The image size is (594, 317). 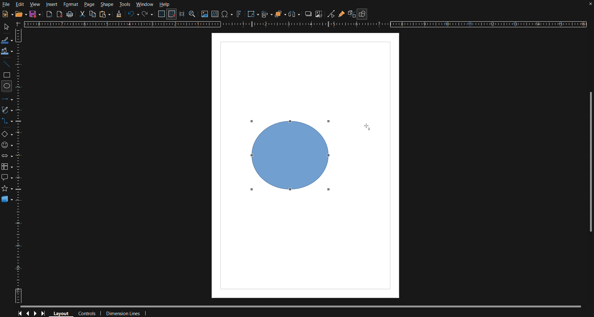 I want to click on Box Arrows, so click(x=7, y=158).